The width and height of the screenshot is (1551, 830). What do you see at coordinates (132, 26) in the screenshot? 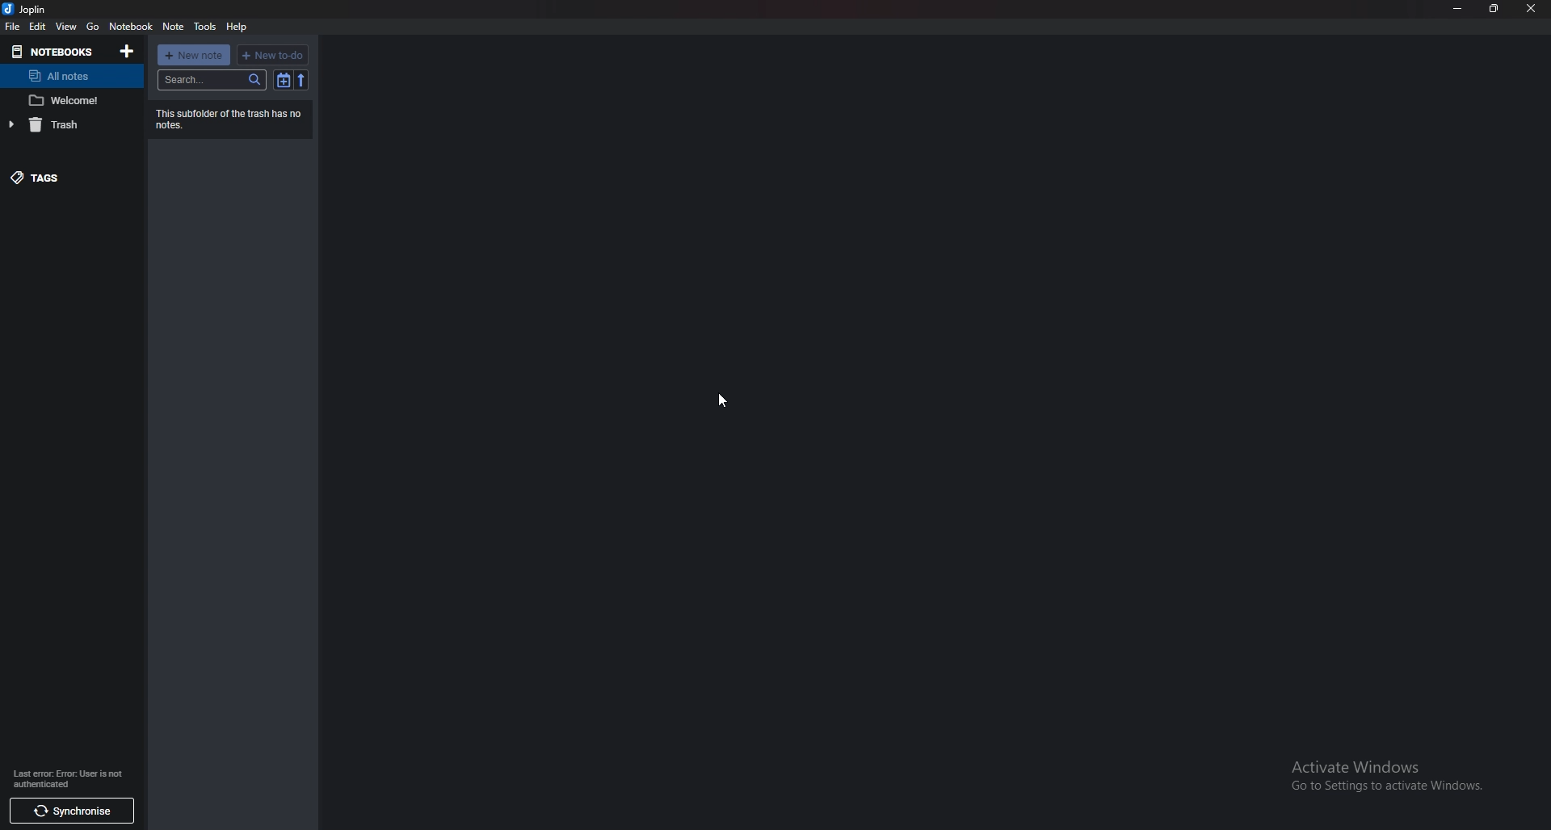
I see `Notebook` at bounding box center [132, 26].